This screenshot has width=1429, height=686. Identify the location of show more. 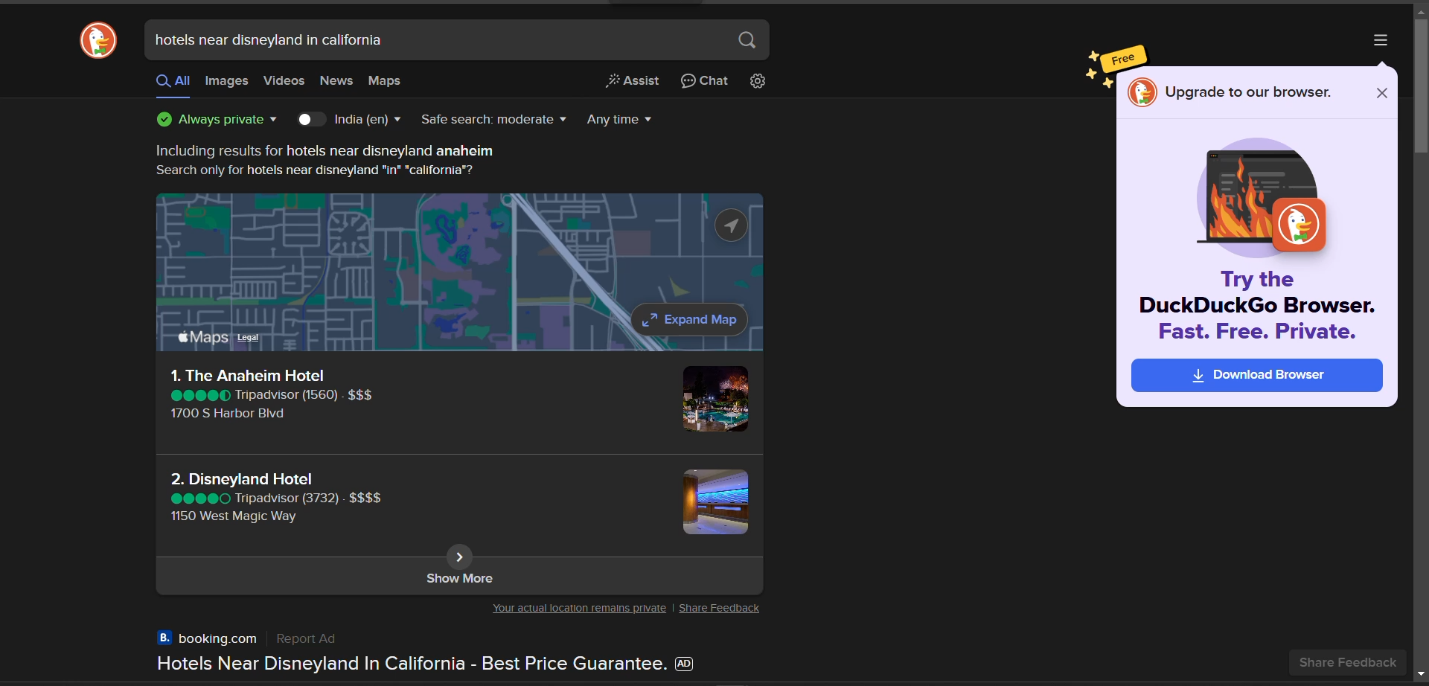
(458, 578).